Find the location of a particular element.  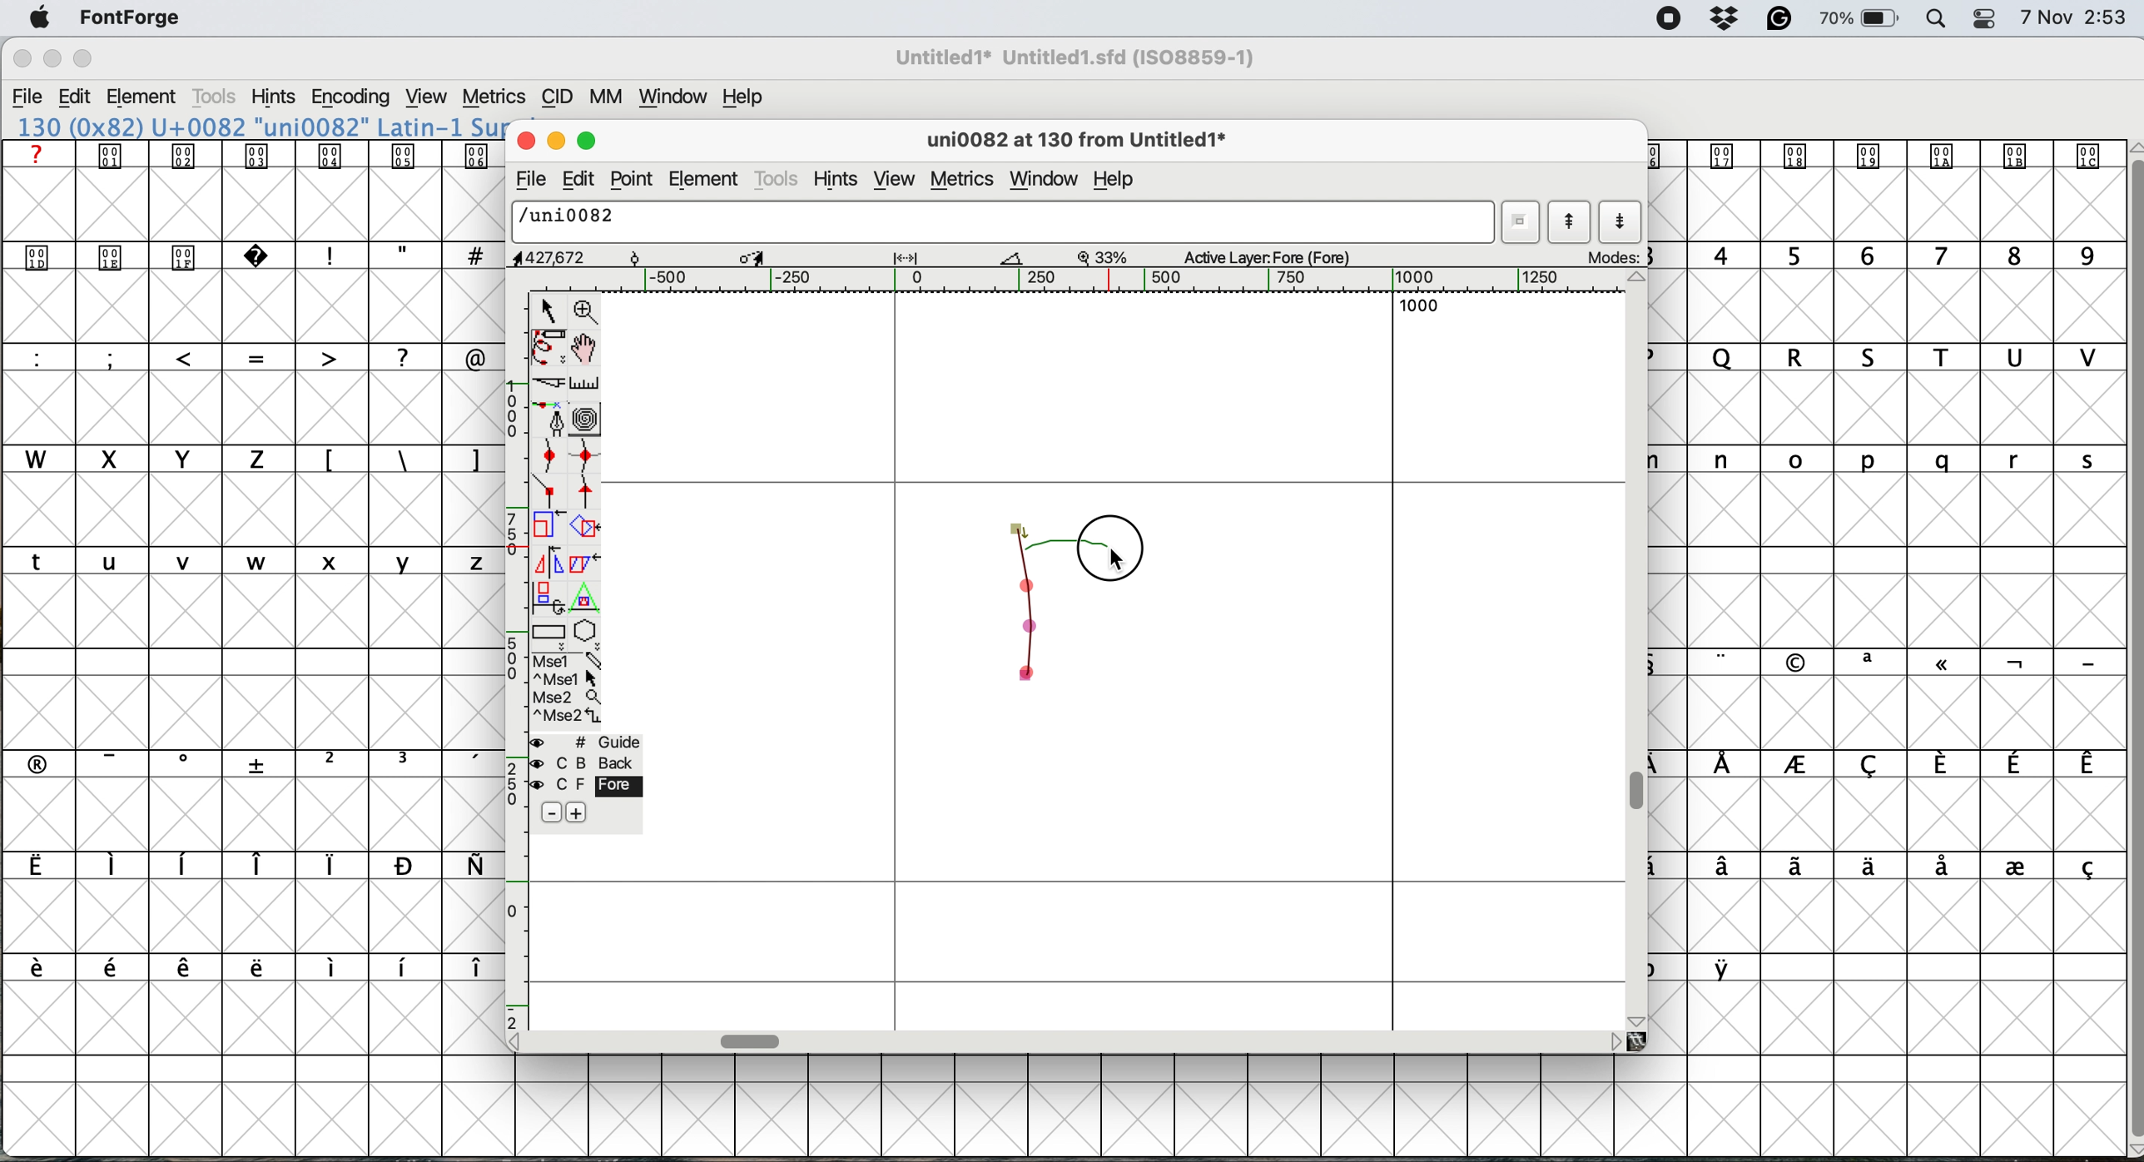

control center is located at coordinates (1990, 17).